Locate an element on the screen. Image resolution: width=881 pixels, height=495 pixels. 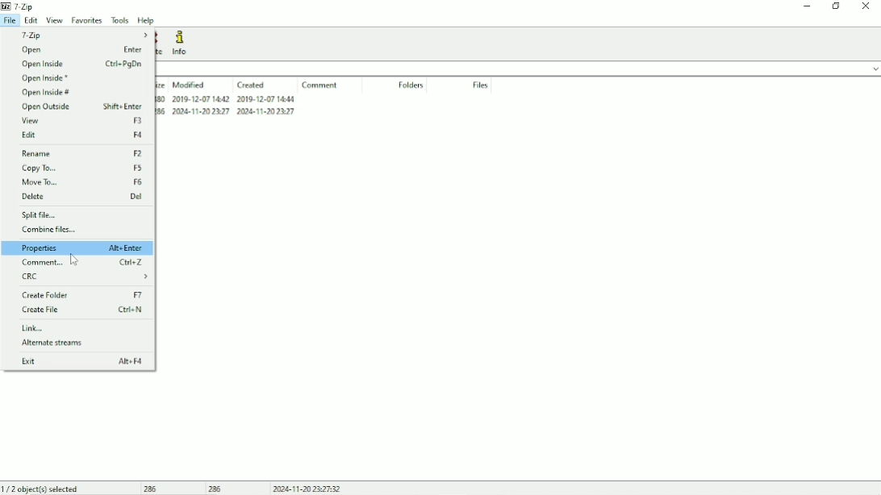
Minimize is located at coordinates (808, 8).